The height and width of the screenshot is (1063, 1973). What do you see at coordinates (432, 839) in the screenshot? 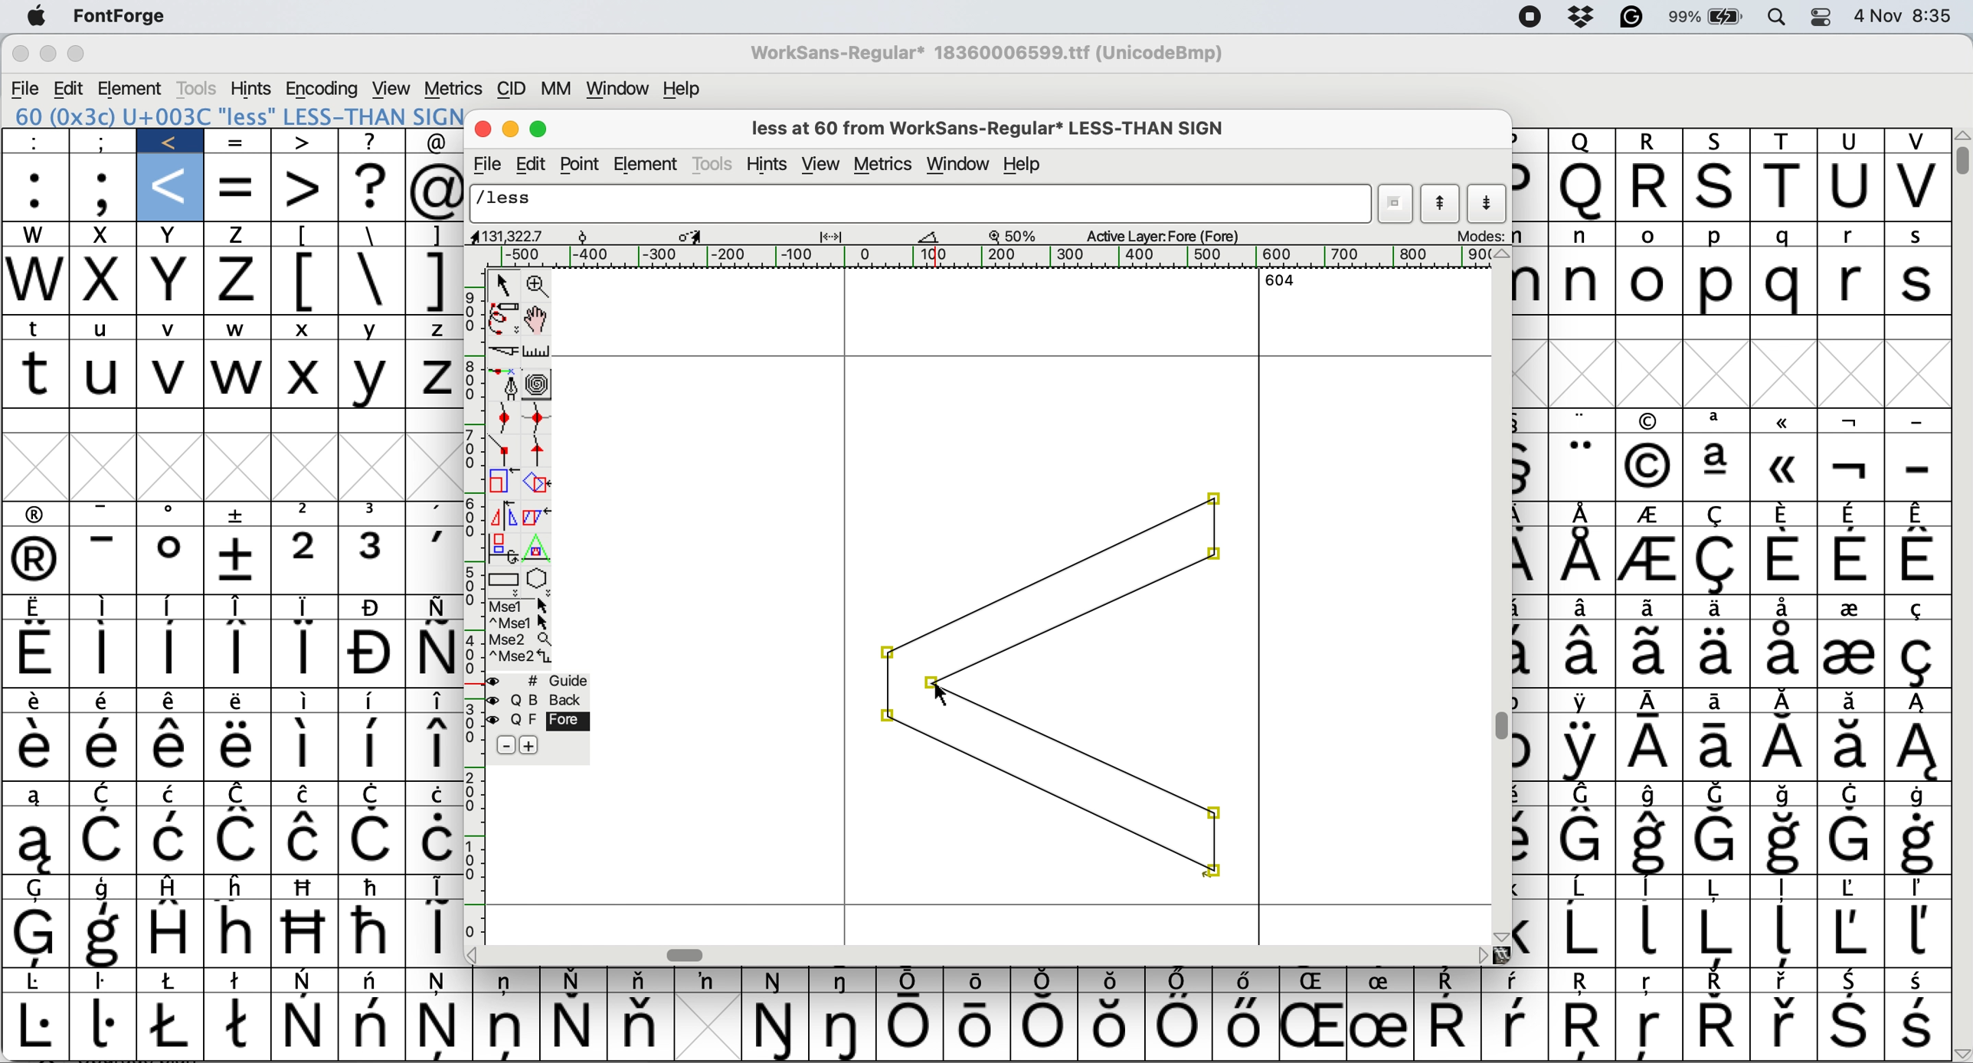
I see `Symbol` at bounding box center [432, 839].